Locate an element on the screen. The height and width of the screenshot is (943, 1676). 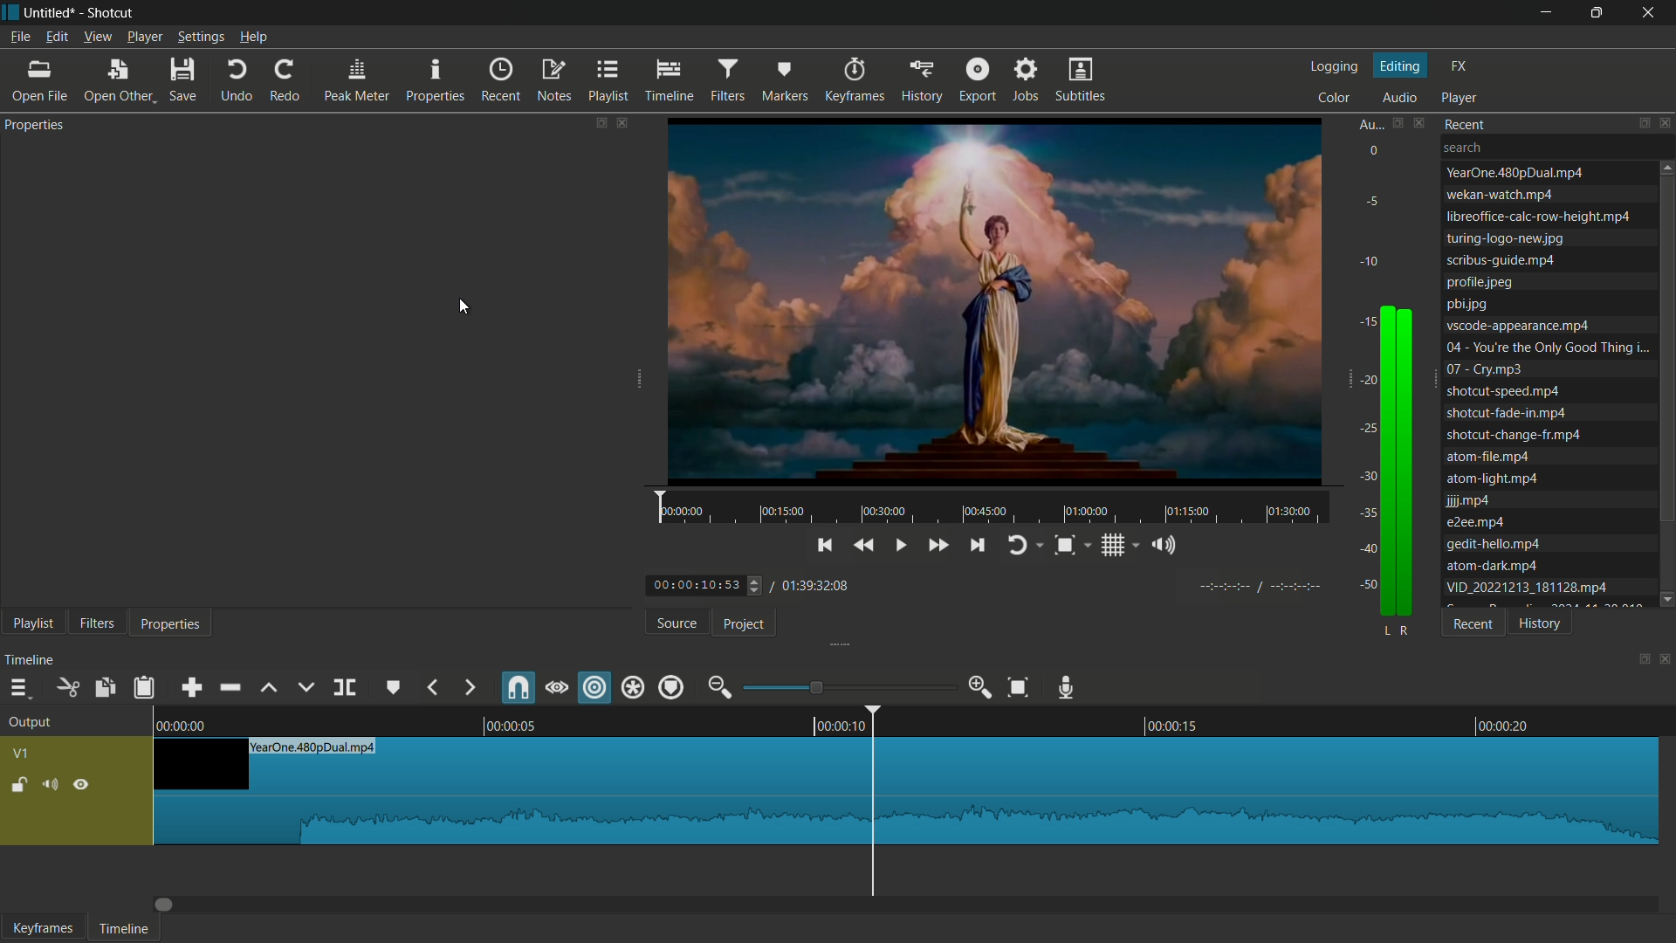
open other is located at coordinates (118, 82).